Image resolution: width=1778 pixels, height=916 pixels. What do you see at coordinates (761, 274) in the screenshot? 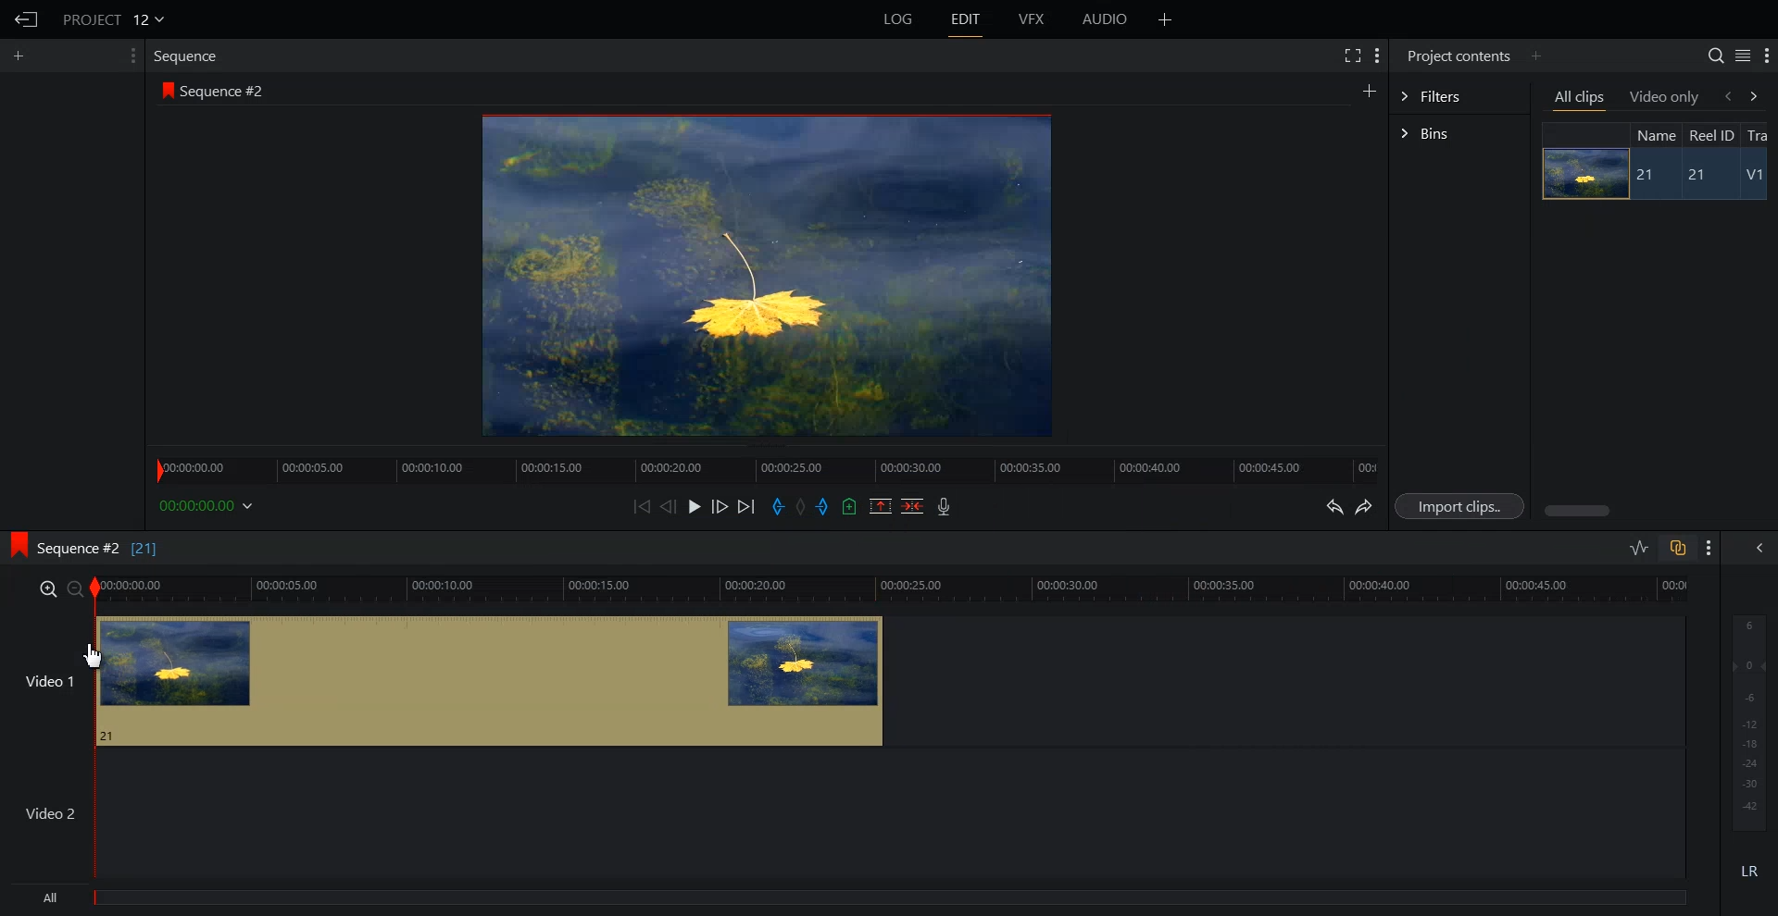
I see `Window preview` at bounding box center [761, 274].